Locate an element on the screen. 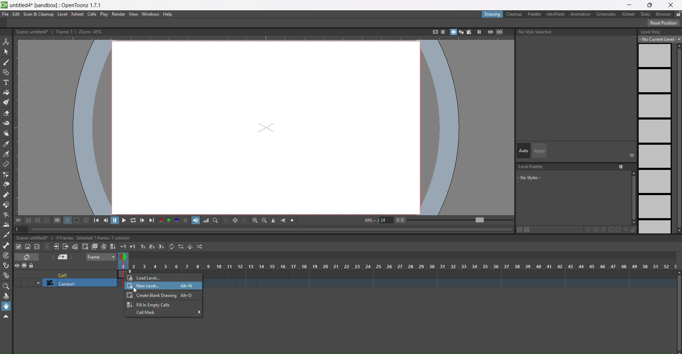 Image resolution: width=682 pixels, height=354 pixels. cleanup is located at coordinates (515, 14).